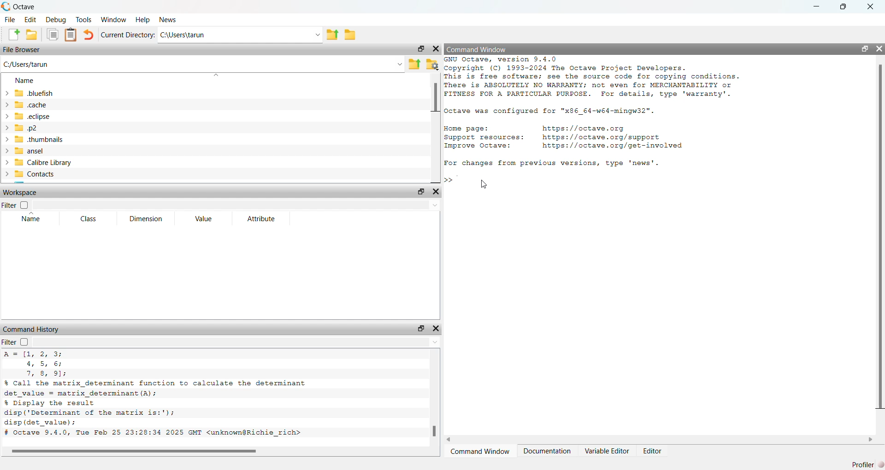 The width and height of the screenshot is (885, 470). I want to click on Variable Editor, so click(607, 450).